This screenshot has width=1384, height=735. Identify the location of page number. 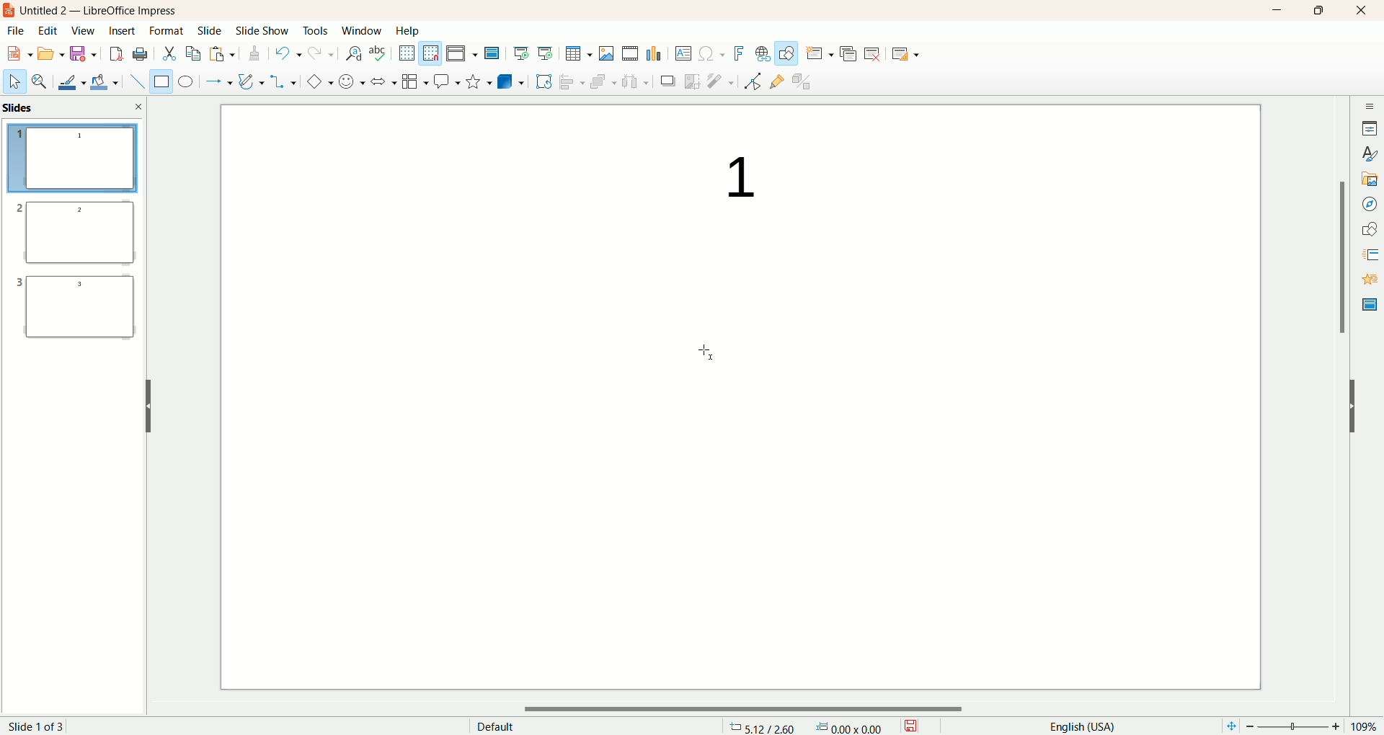
(49, 725).